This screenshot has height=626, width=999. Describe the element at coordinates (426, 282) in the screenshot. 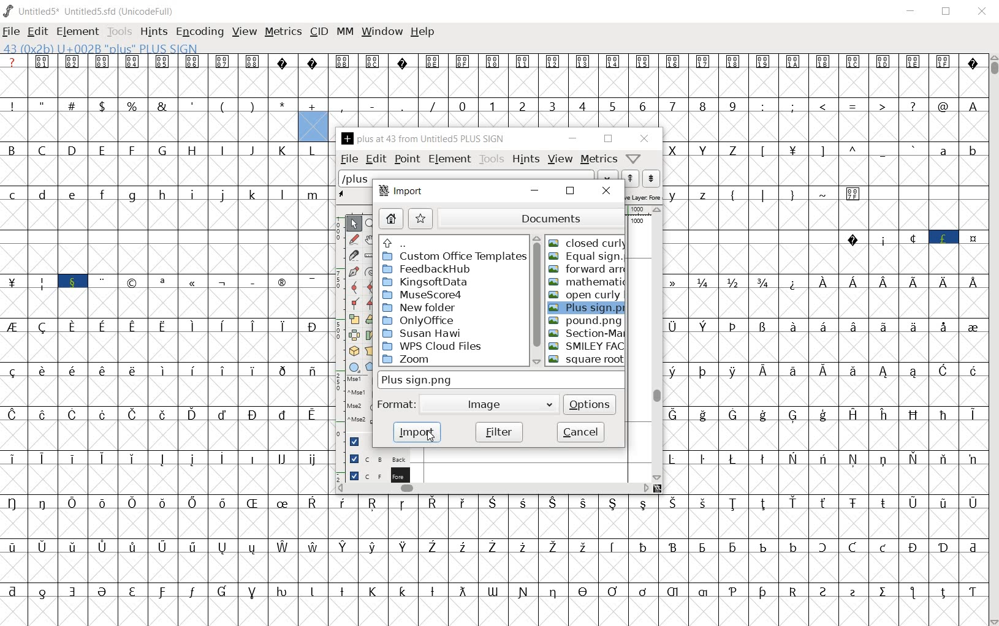

I see `KingsofData` at that location.